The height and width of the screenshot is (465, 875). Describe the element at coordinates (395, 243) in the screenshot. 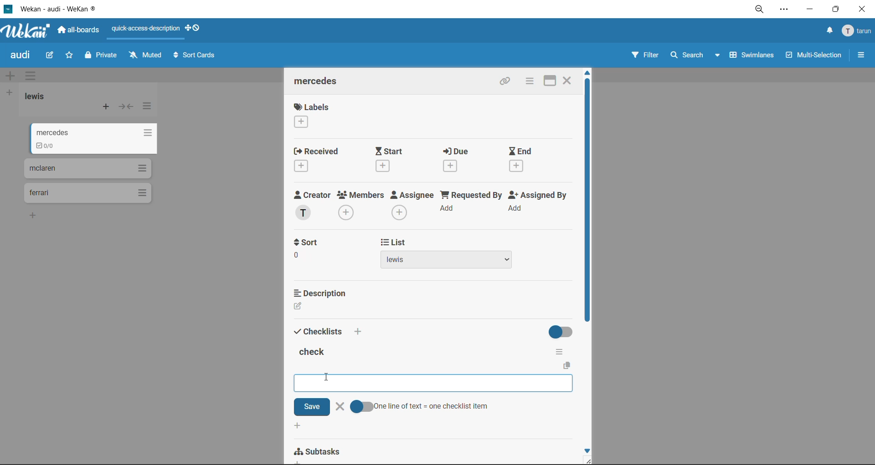

I see `list` at that location.